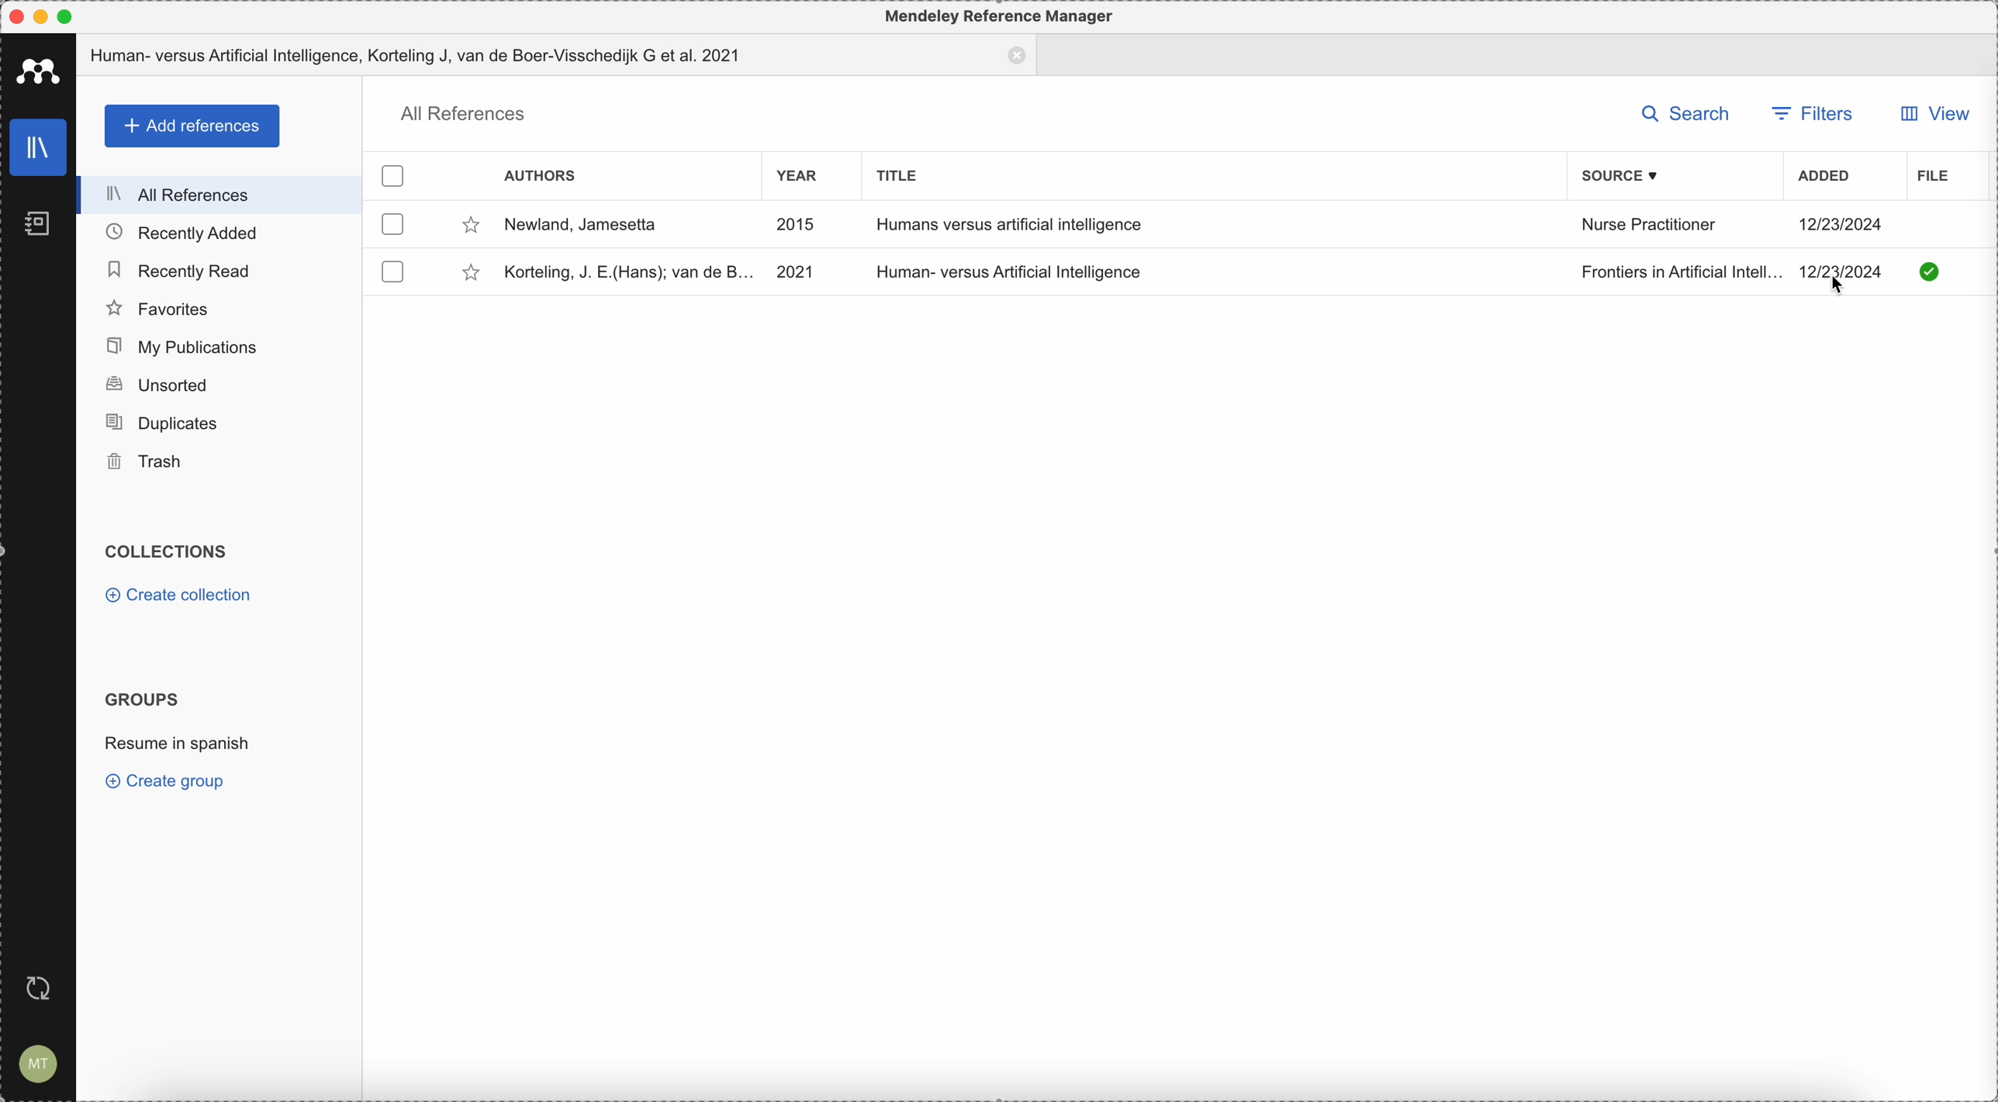 Image resolution: width=1998 pixels, height=1102 pixels. Describe the element at coordinates (1685, 113) in the screenshot. I see `search` at that location.